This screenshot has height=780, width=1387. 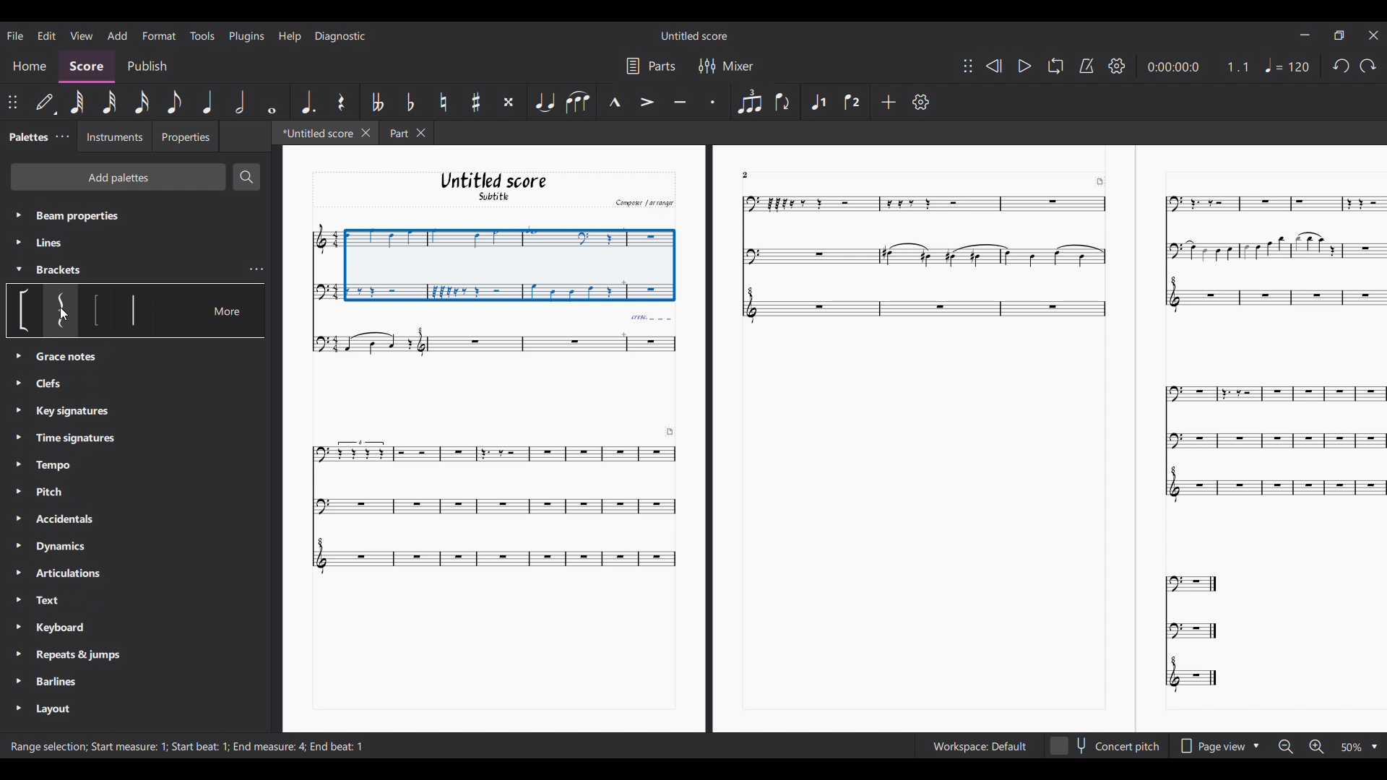 I want to click on range selection ;, so click(x=45, y=747).